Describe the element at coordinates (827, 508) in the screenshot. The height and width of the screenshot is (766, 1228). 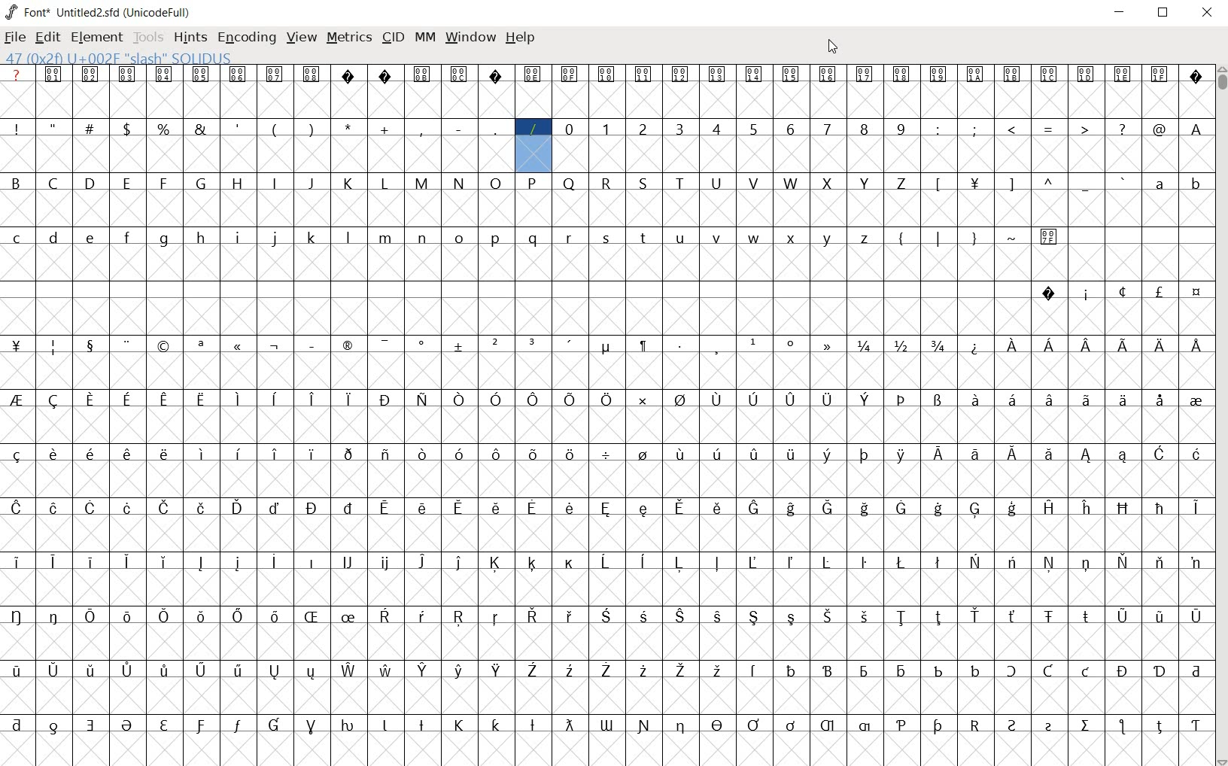
I see `glyph` at that location.